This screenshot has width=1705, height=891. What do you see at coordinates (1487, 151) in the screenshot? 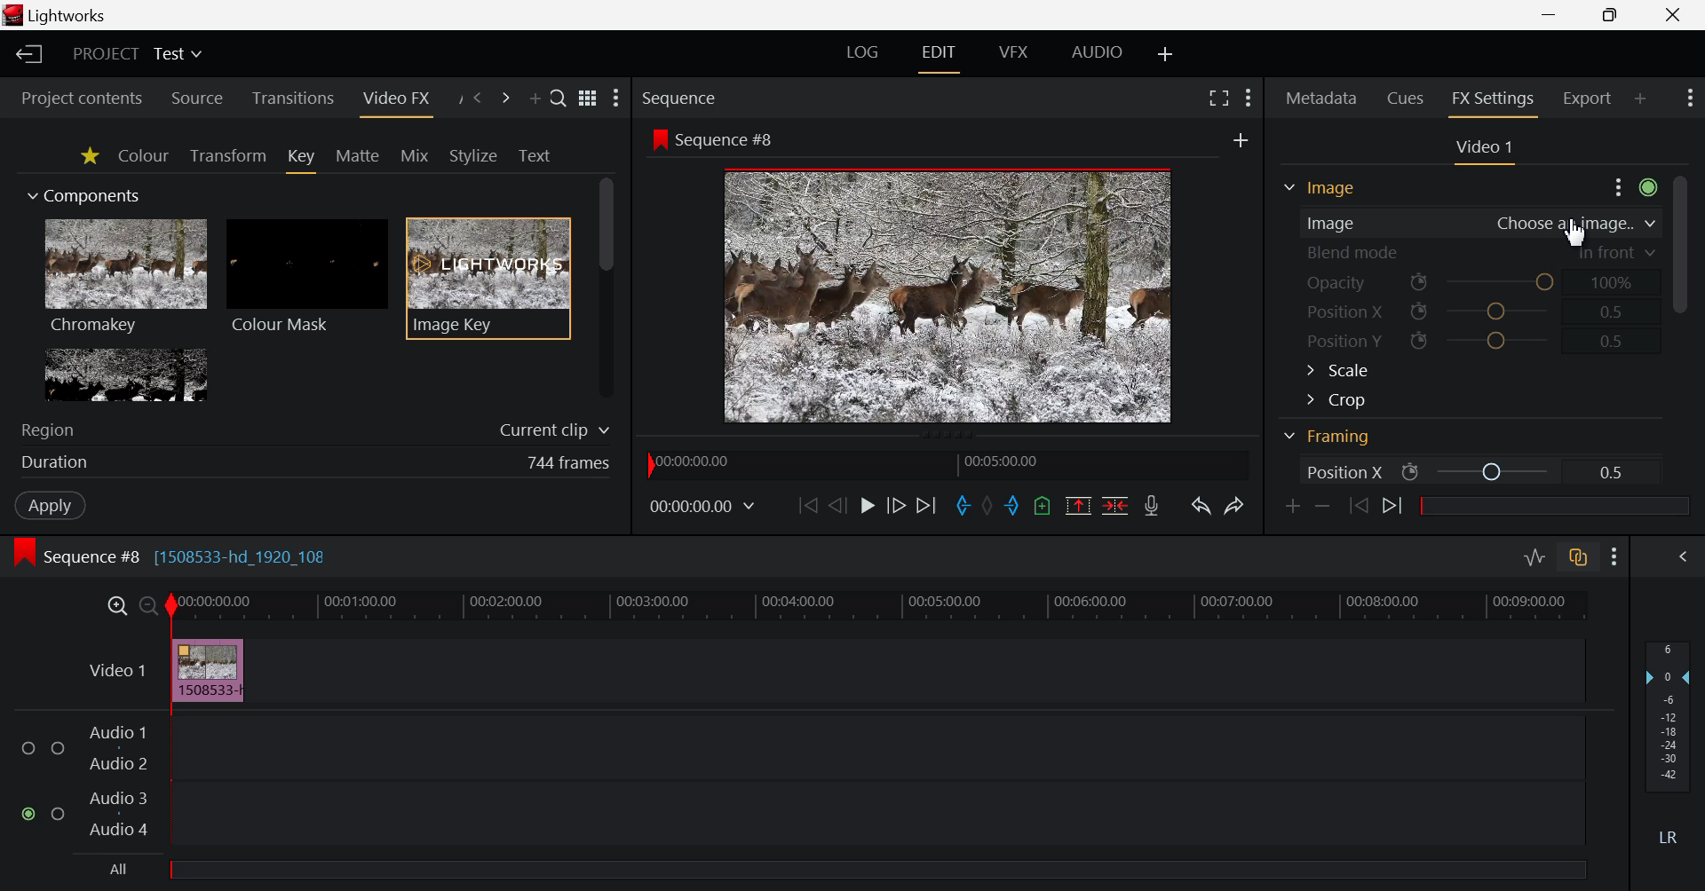
I see `Video Settings` at bounding box center [1487, 151].